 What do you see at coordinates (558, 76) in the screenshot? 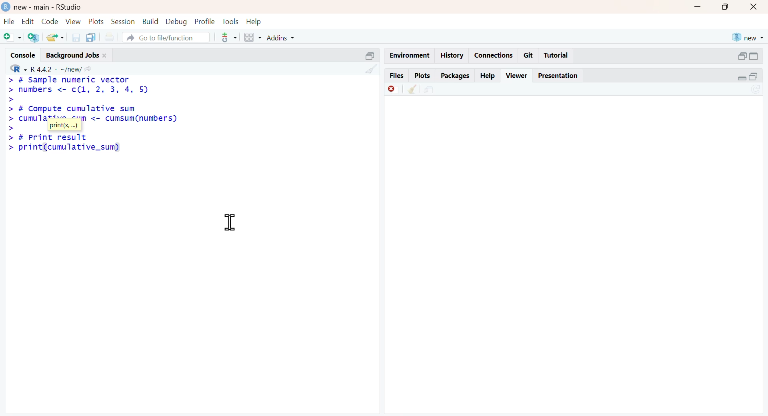
I see `Presentation` at bounding box center [558, 76].